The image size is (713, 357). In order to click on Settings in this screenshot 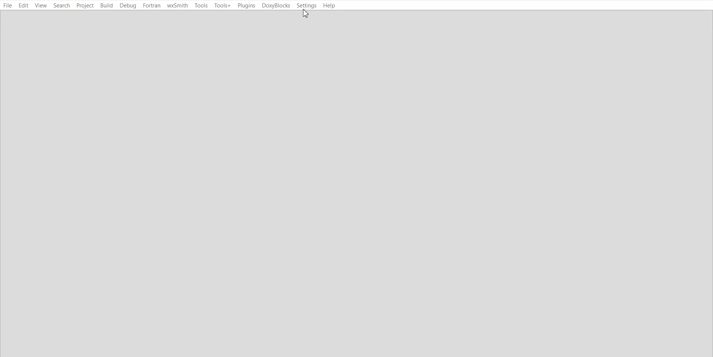, I will do `click(307, 6)`.